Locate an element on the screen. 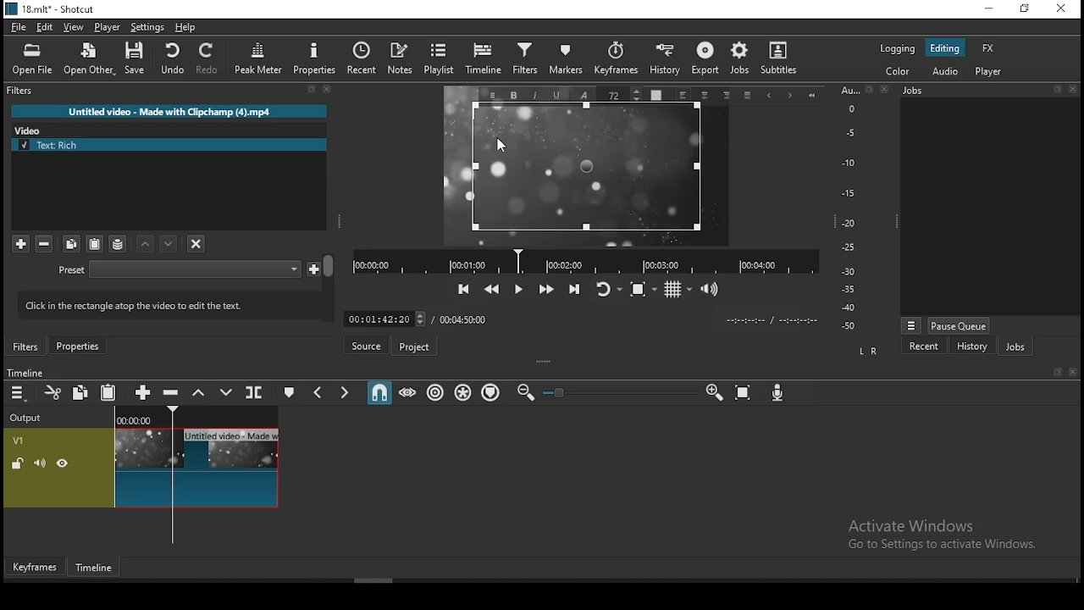  Previous is located at coordinates (768, 97).